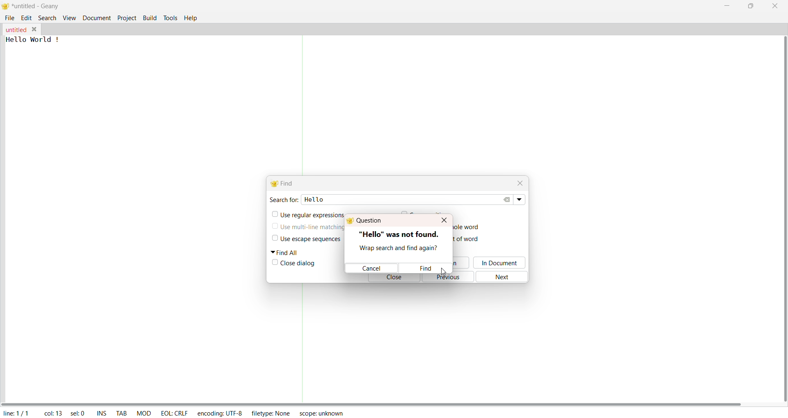  I want to click on Cursor, so click(443, 269).